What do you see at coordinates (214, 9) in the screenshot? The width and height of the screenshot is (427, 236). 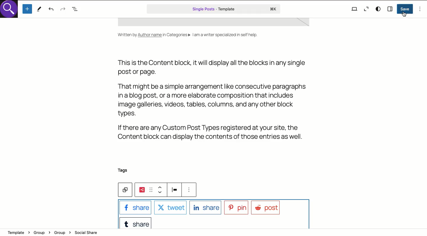 I see `Single posts template` at bounding box center [214, 9].